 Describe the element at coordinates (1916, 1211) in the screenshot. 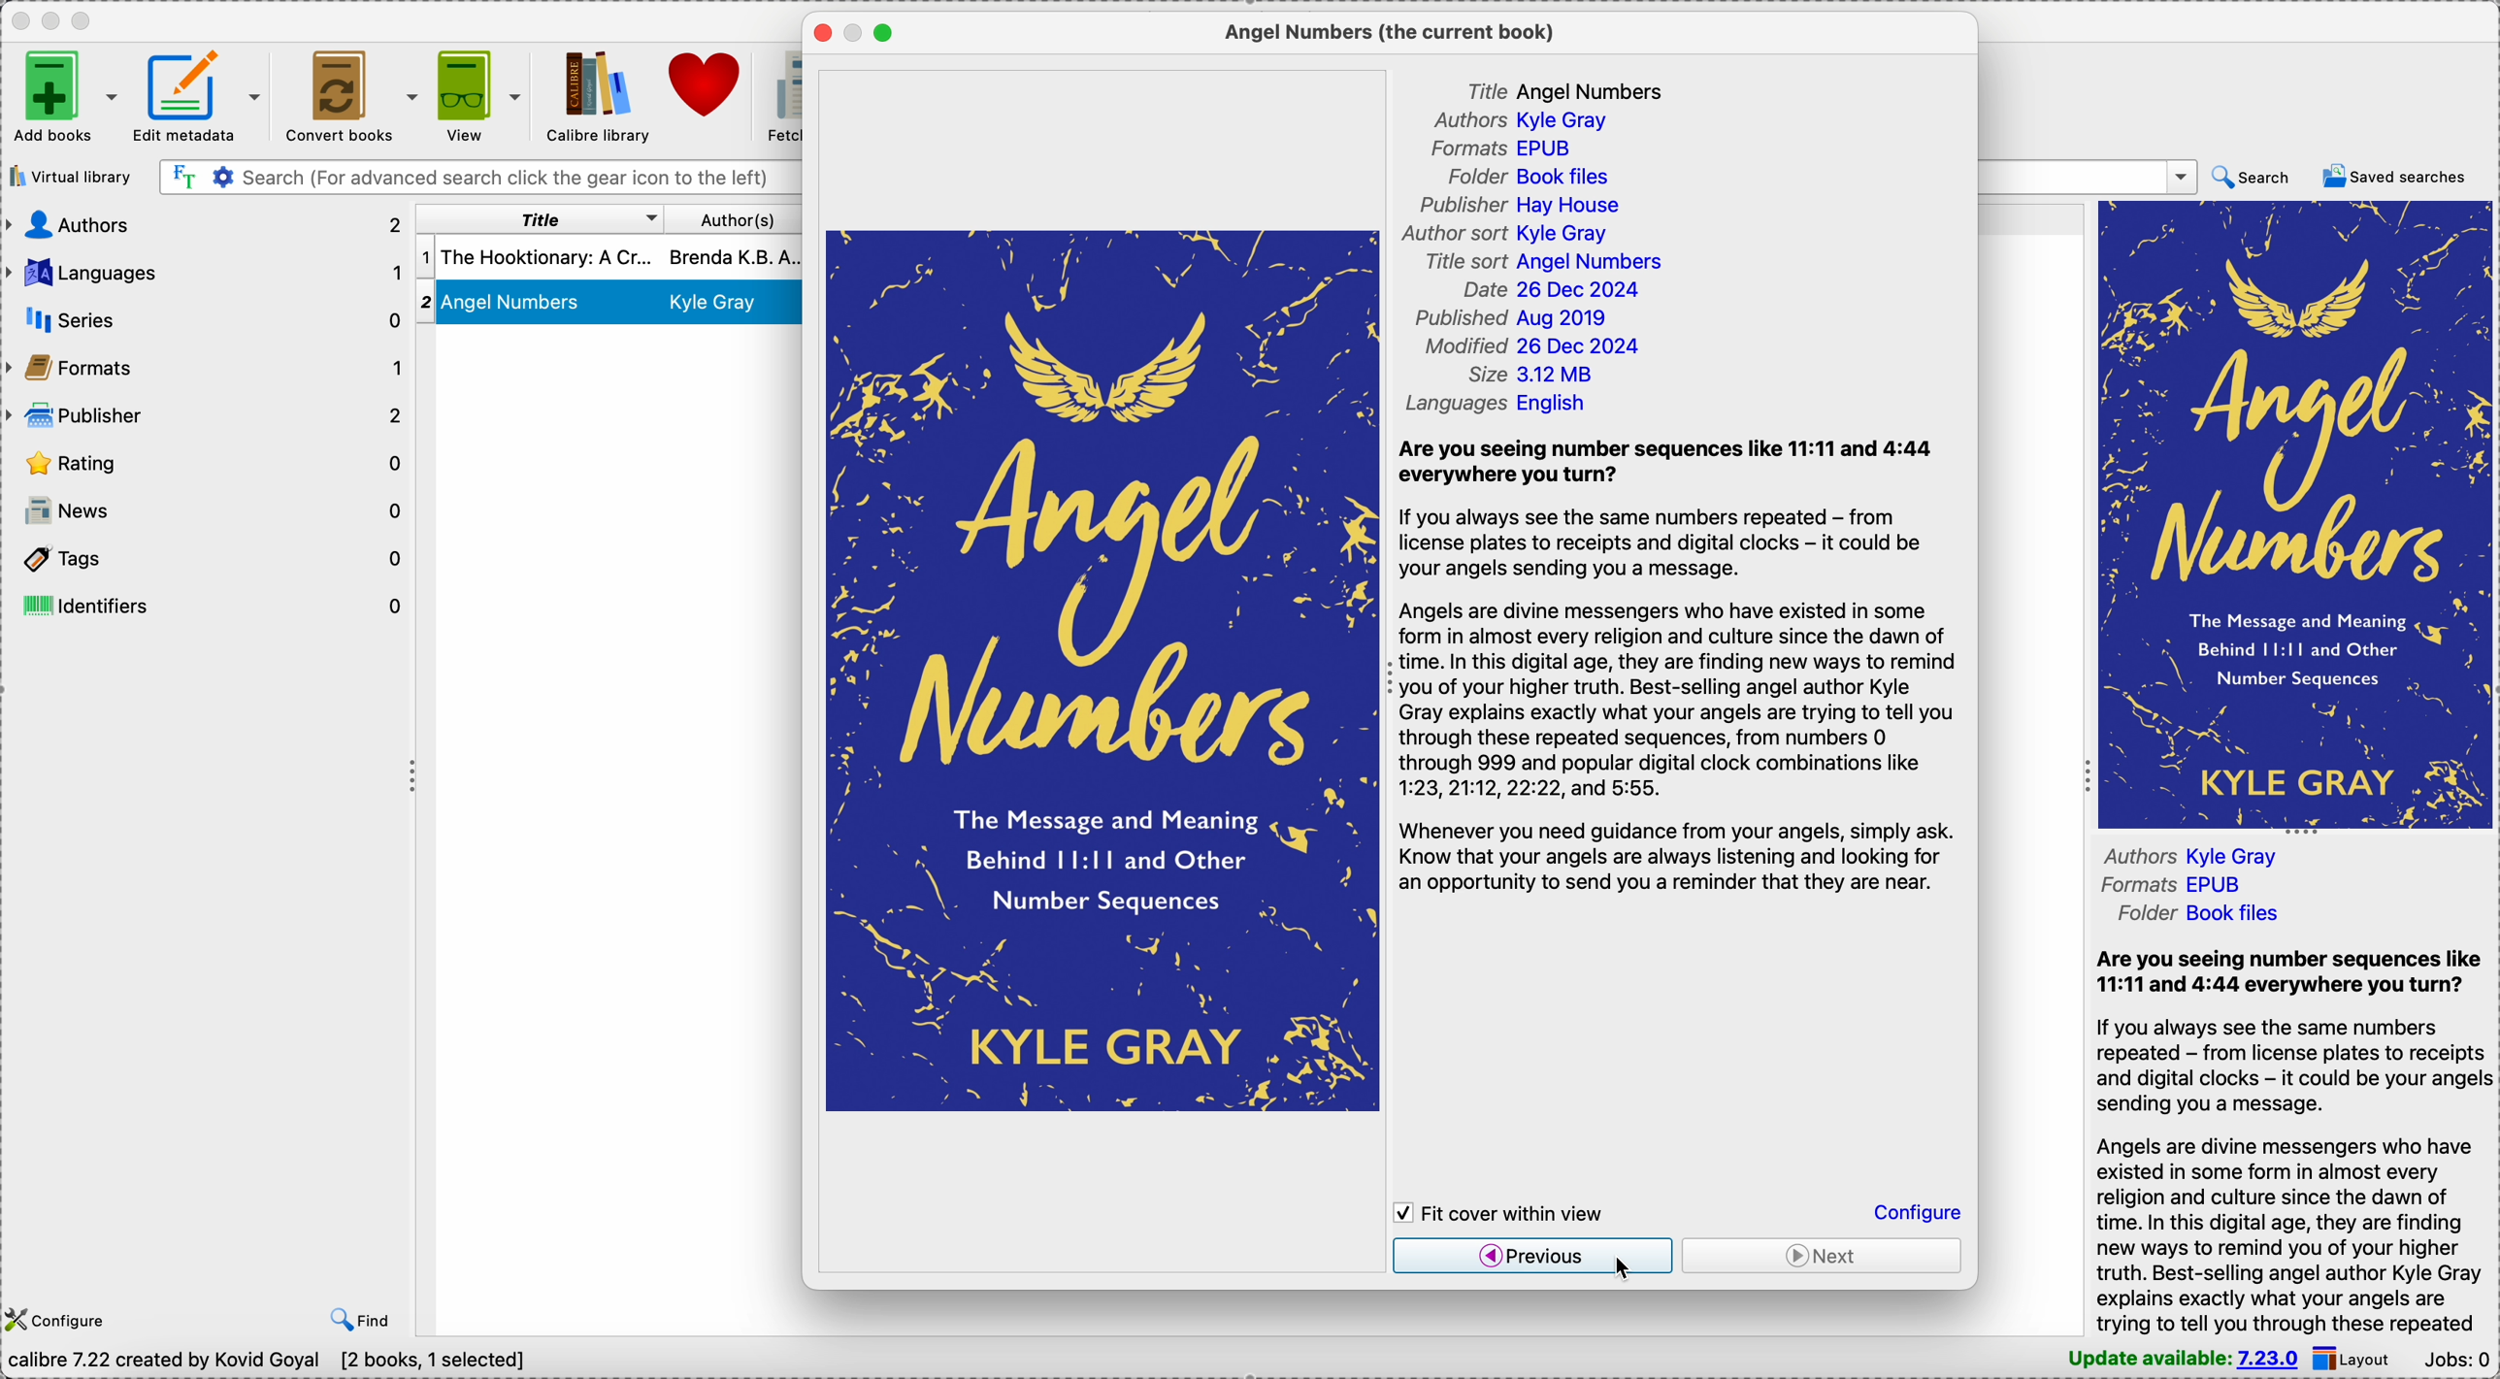

I see `configure` at that location.